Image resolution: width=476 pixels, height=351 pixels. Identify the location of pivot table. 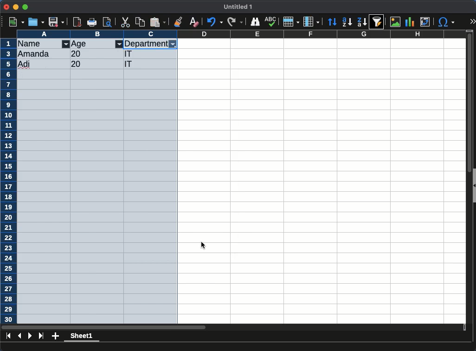
(425, 22).